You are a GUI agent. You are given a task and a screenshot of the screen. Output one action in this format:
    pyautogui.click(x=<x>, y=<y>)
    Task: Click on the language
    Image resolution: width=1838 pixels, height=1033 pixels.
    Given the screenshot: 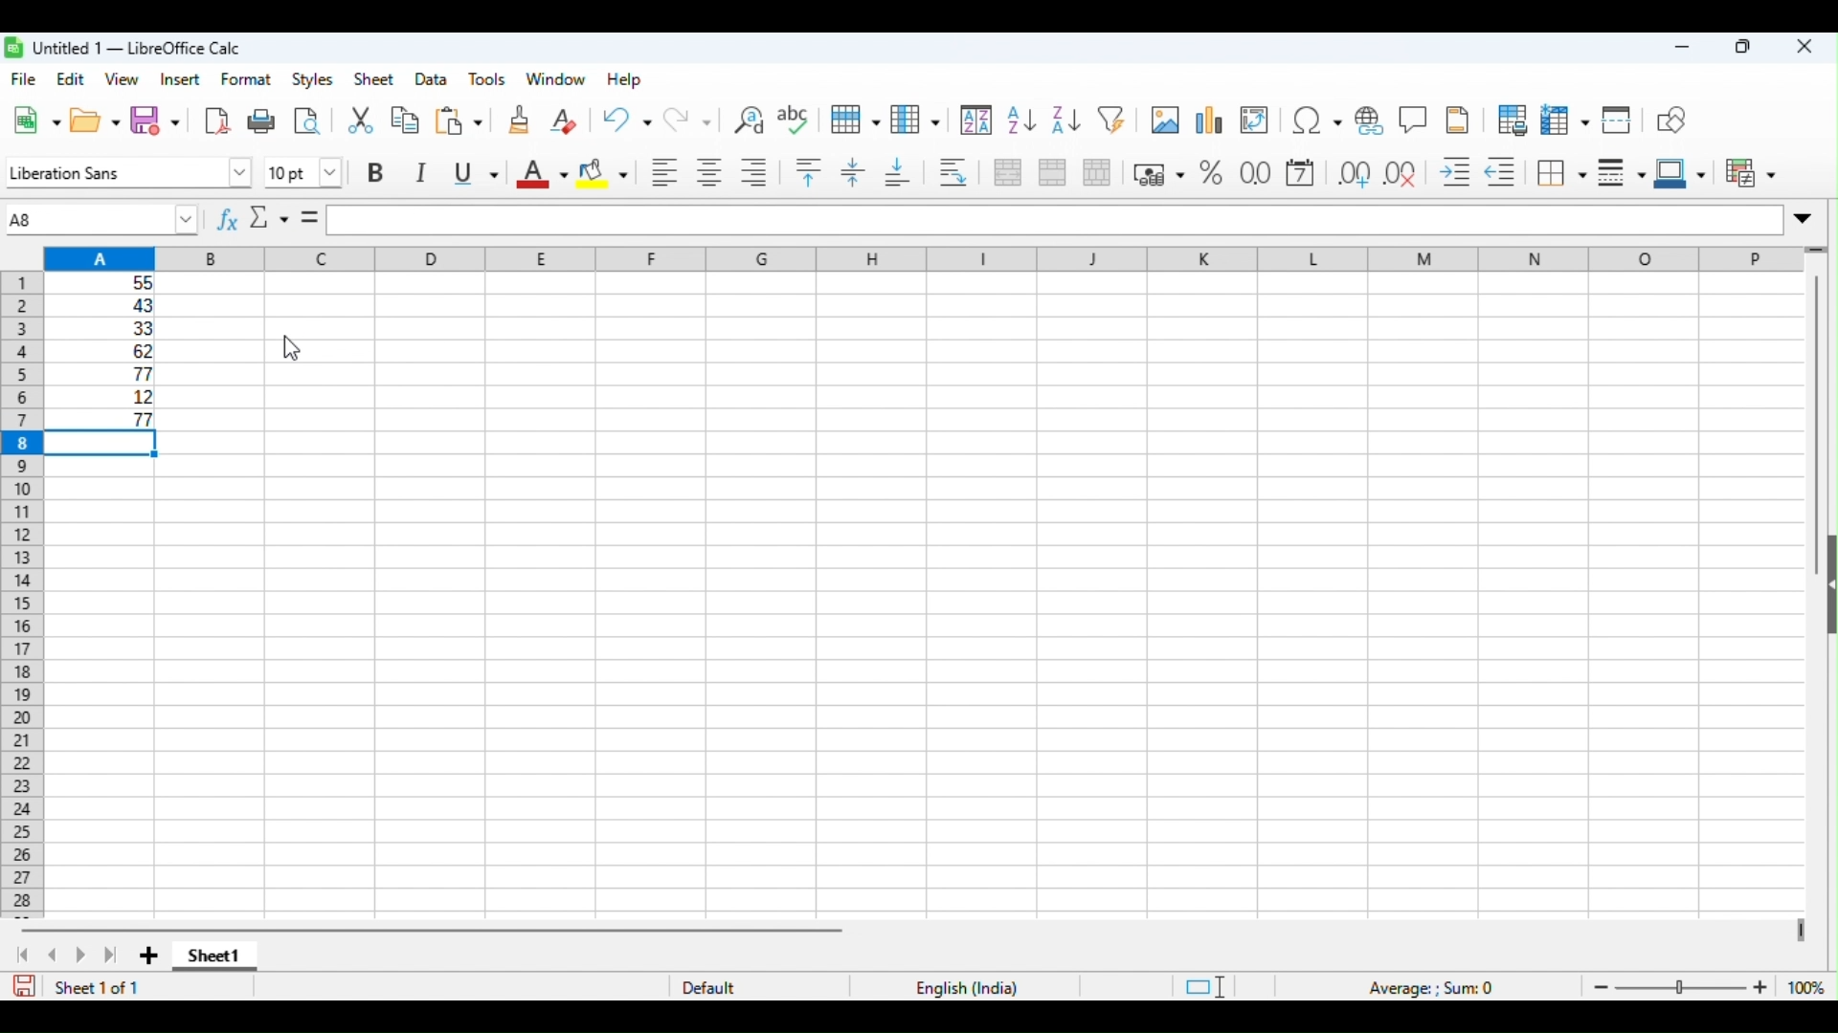 What is the action you would take?
    pyautogui.click(x=964, y=986)
    